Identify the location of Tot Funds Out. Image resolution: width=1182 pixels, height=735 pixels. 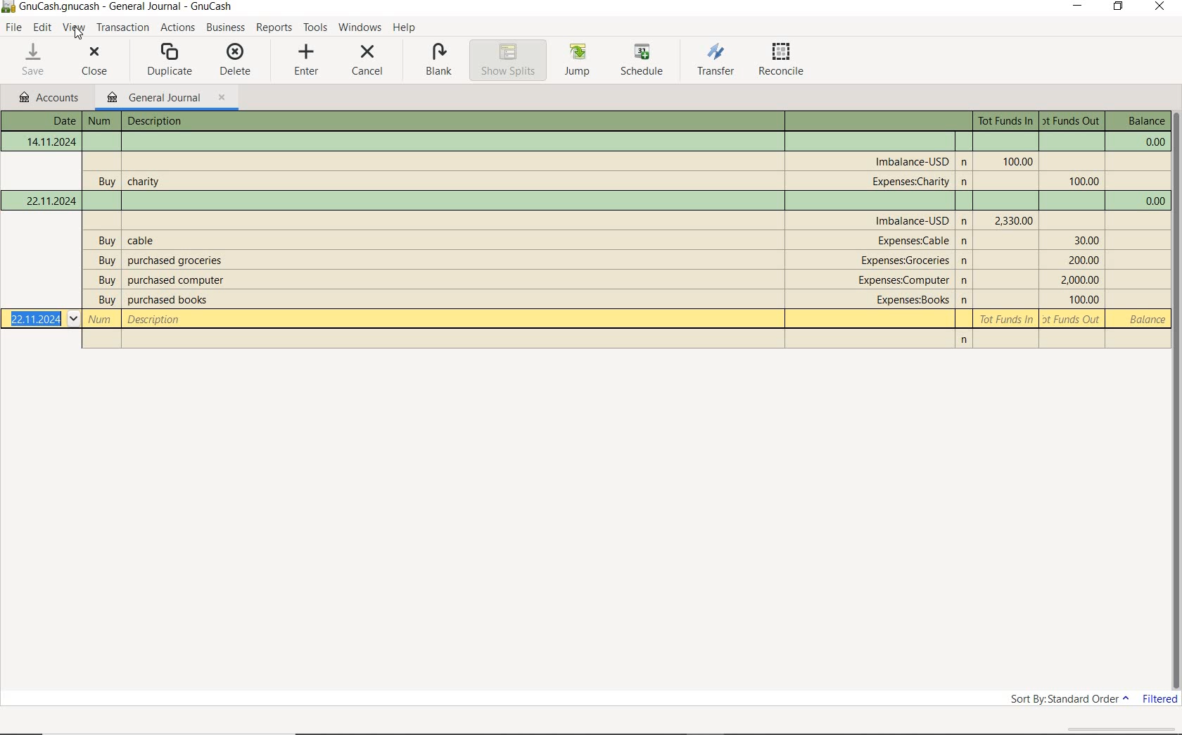
(1079, 279).